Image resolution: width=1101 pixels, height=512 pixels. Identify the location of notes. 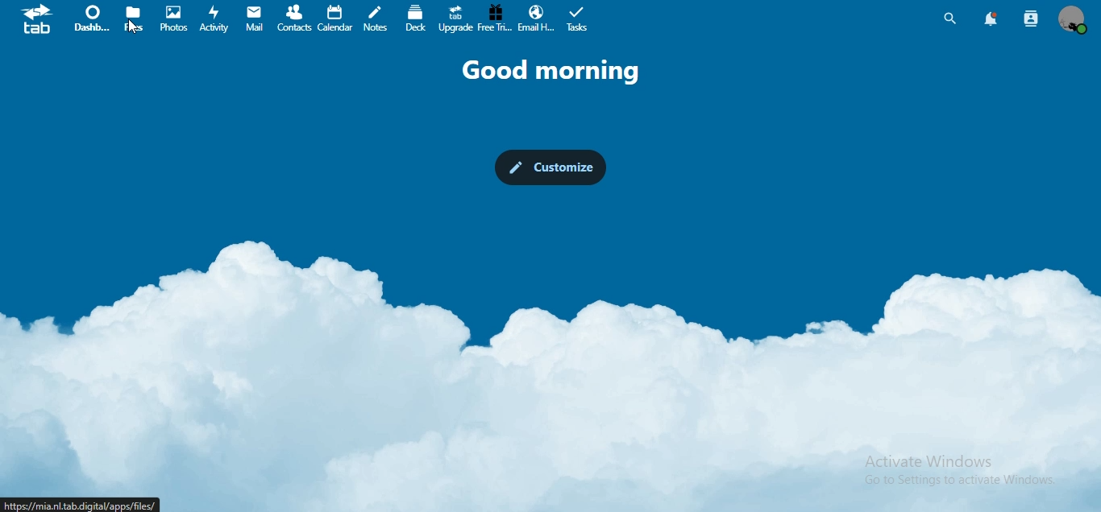
(375, 19).